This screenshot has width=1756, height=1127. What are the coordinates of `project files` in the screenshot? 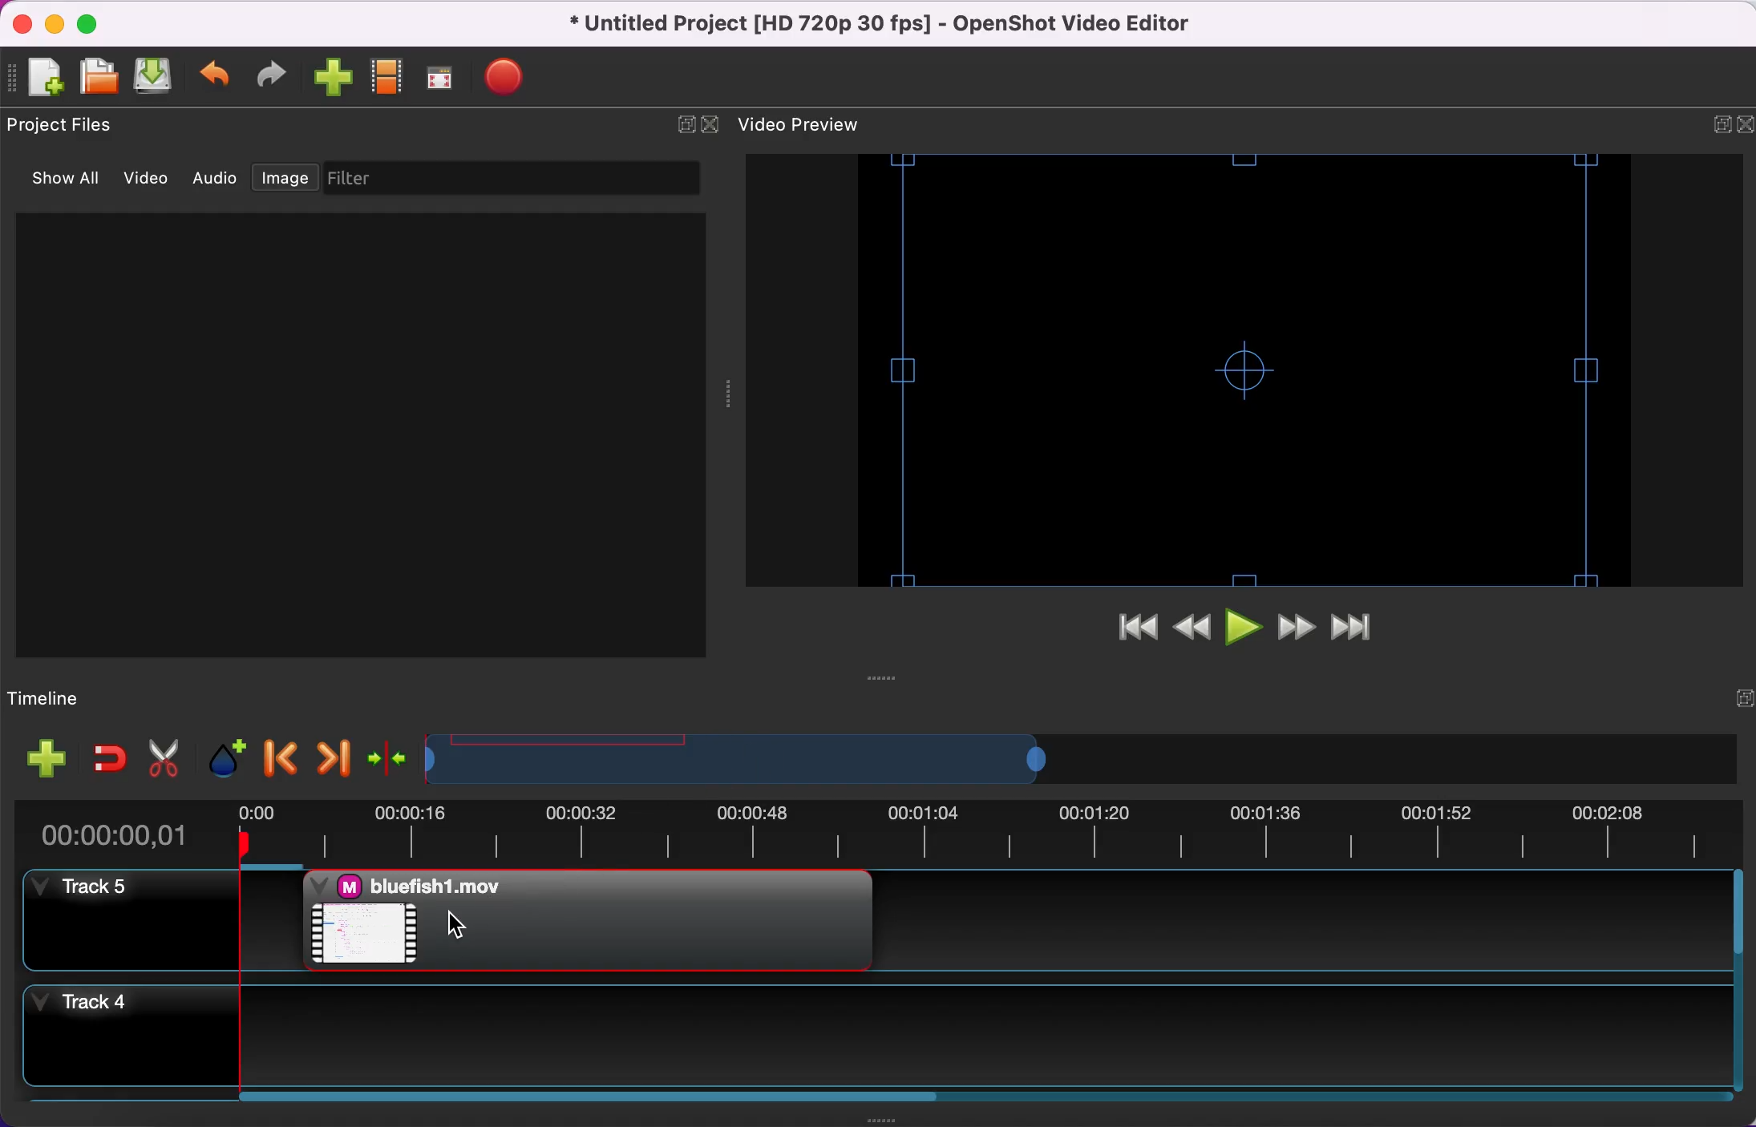 It's located at (68, 124).